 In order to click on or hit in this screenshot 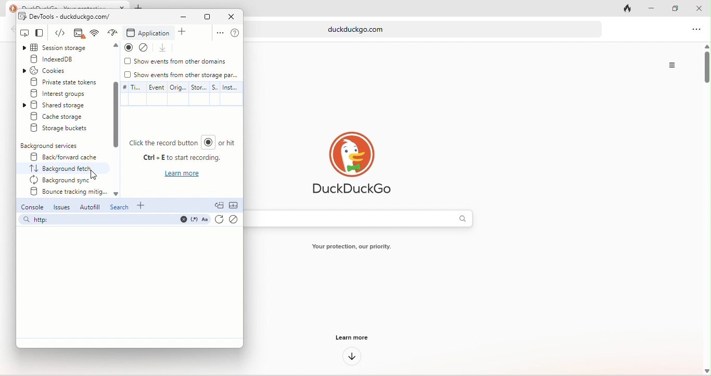, I will do `click(232, 145)`.